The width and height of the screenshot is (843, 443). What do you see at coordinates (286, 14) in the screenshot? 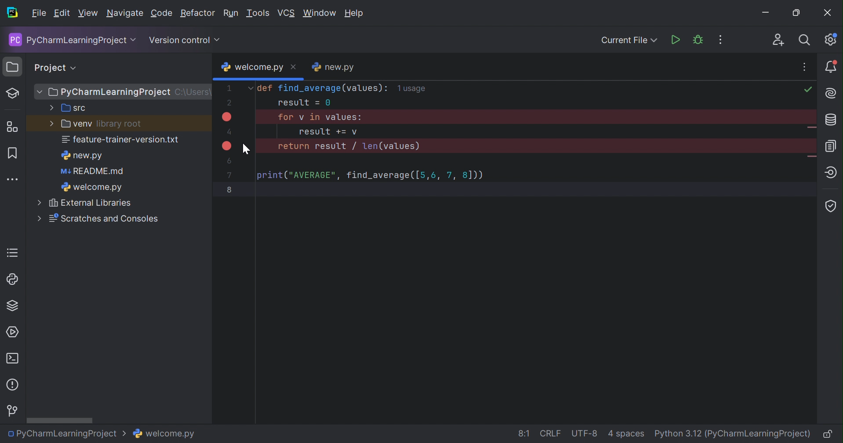
I see `VCS` at bounding box center [286, 14].